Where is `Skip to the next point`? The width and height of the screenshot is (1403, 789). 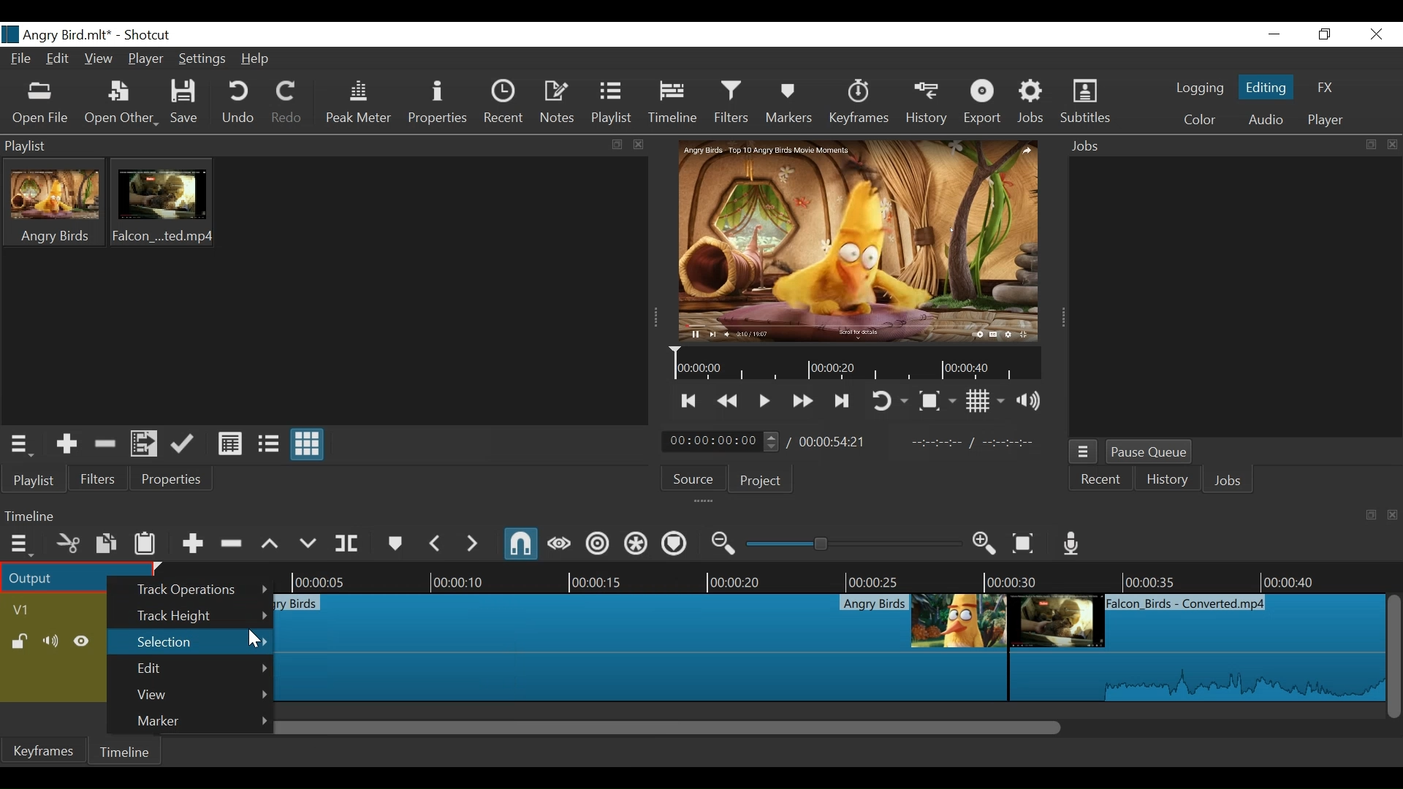 Skip to the next point is located at coordinates (840, 402).